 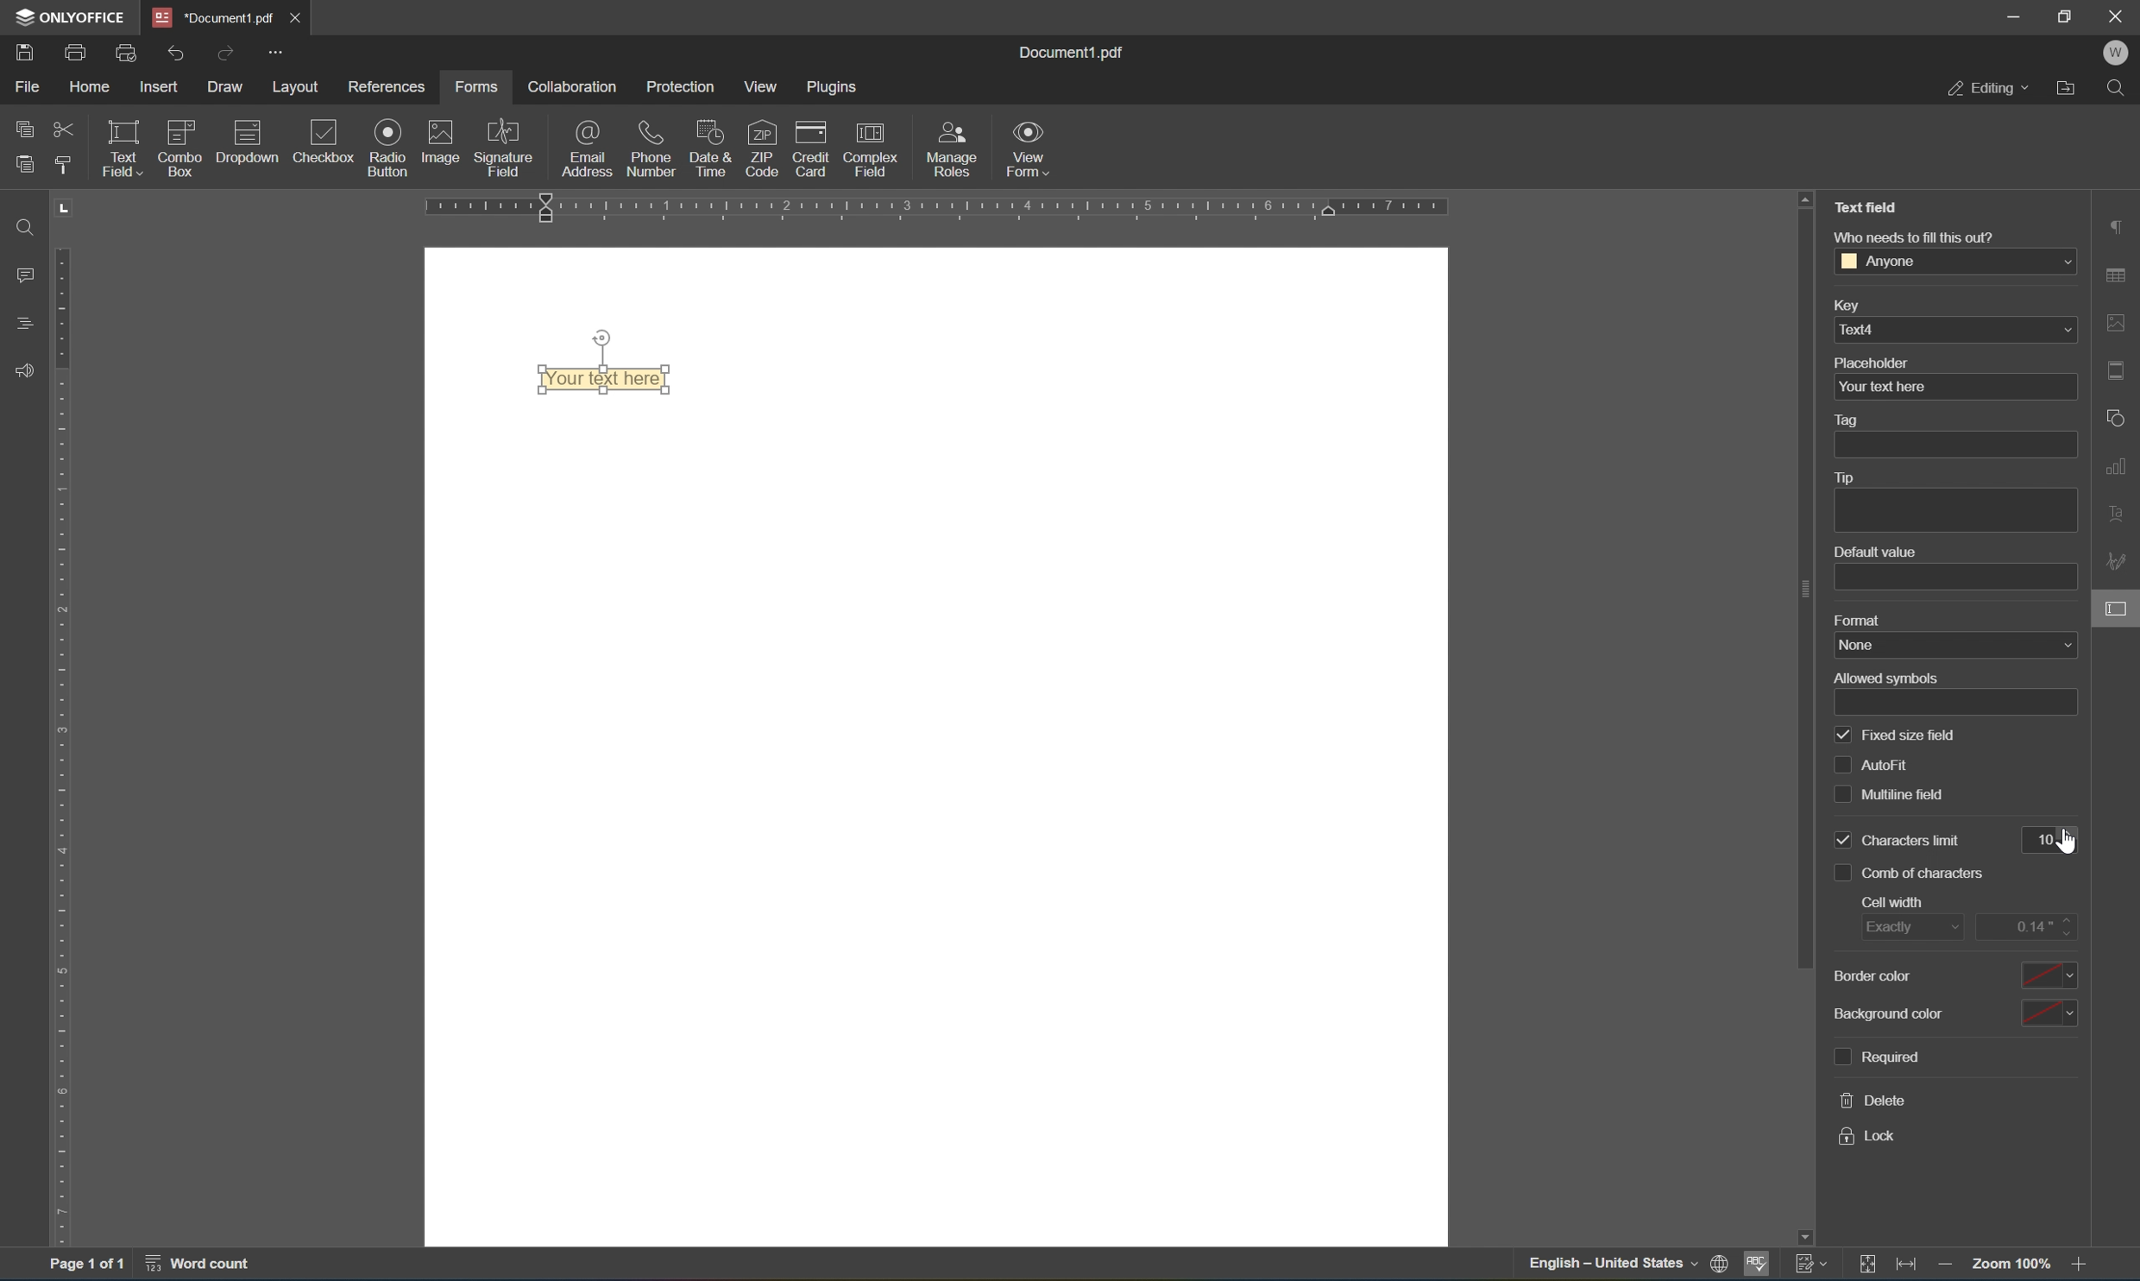 I want to click on ruler, so click(x=66, y=741).